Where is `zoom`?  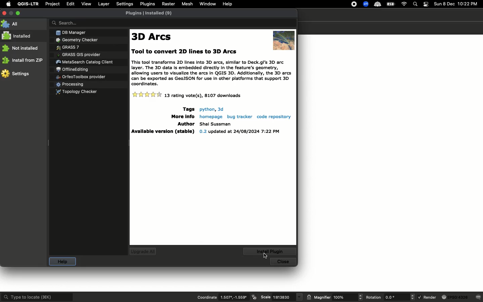 zoom is located at coordinates (366, 4).